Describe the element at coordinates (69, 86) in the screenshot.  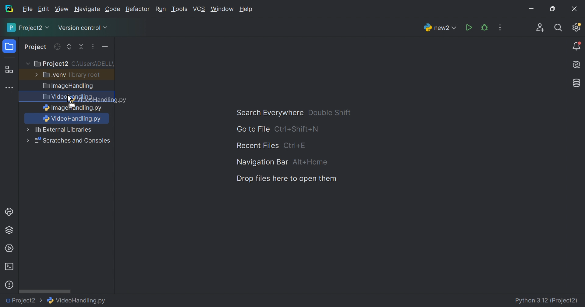
I see `Image Handling` at that location.